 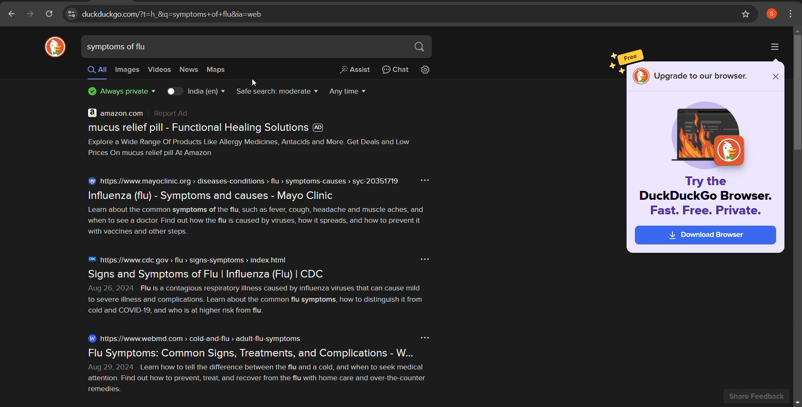 I want to click on all, so click(x=97, y=71).